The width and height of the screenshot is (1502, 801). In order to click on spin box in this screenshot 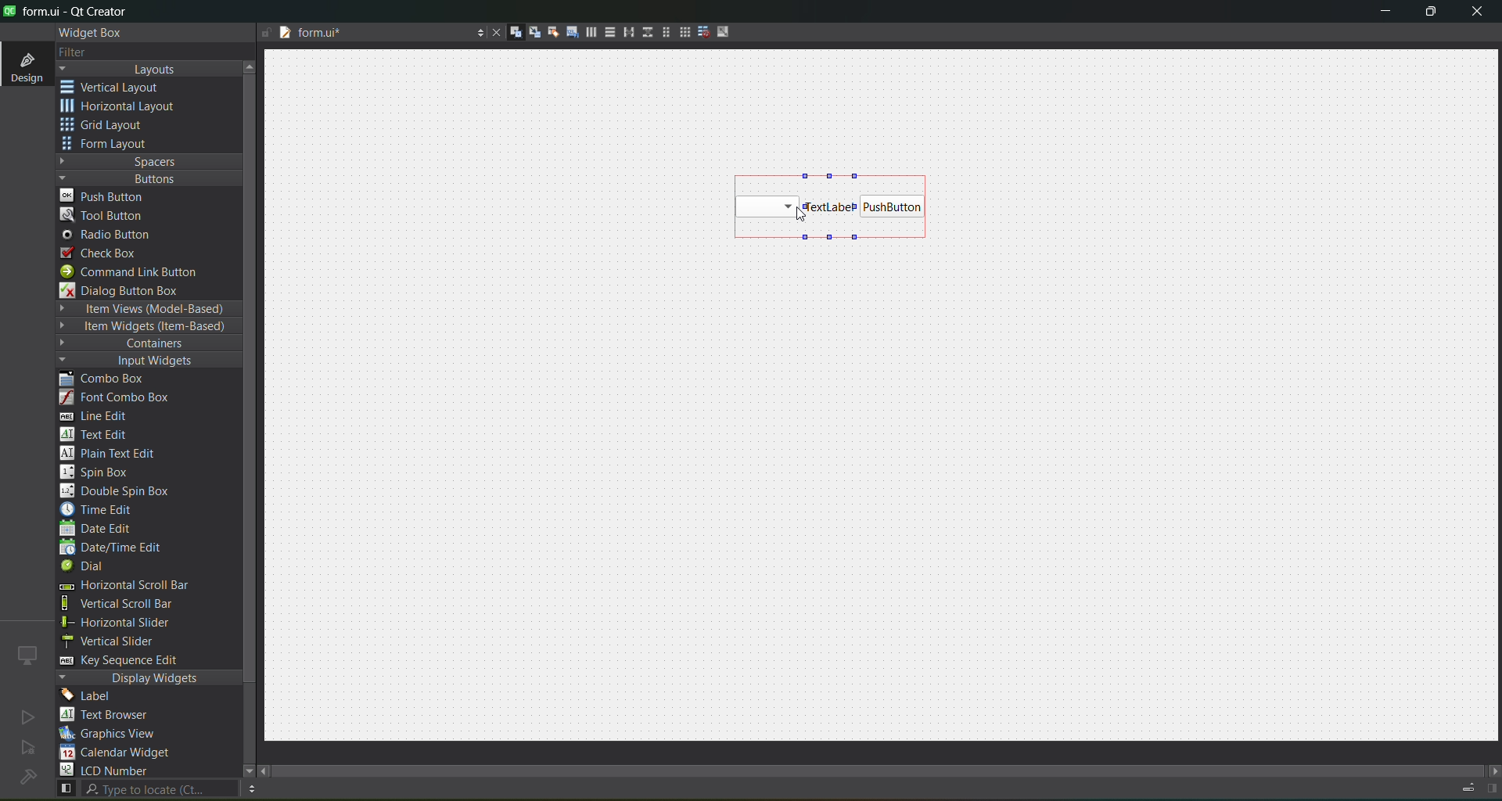, I will do `click(102, 472)`.